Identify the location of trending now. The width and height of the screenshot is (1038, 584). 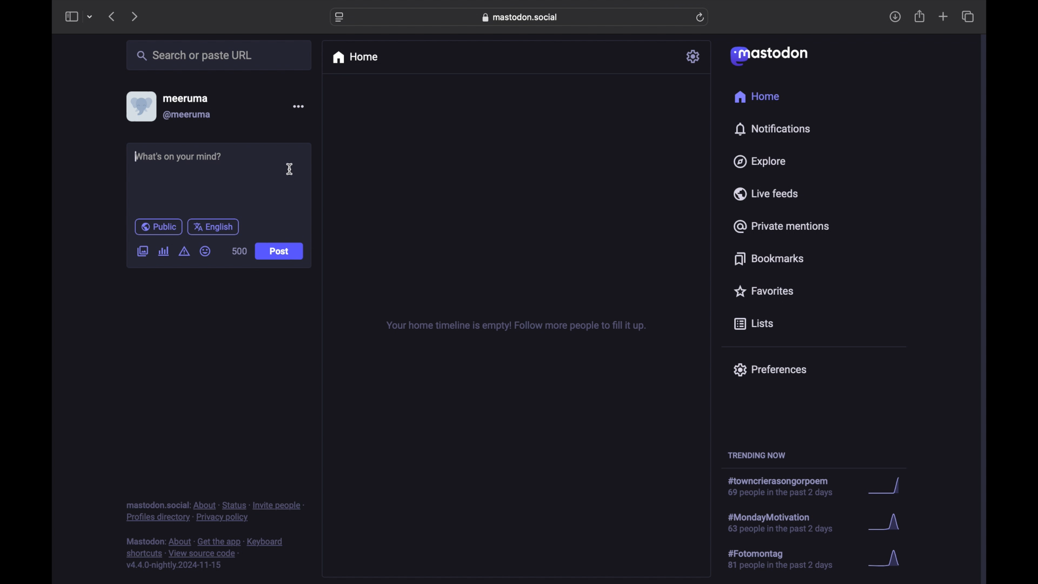
(756, 455).